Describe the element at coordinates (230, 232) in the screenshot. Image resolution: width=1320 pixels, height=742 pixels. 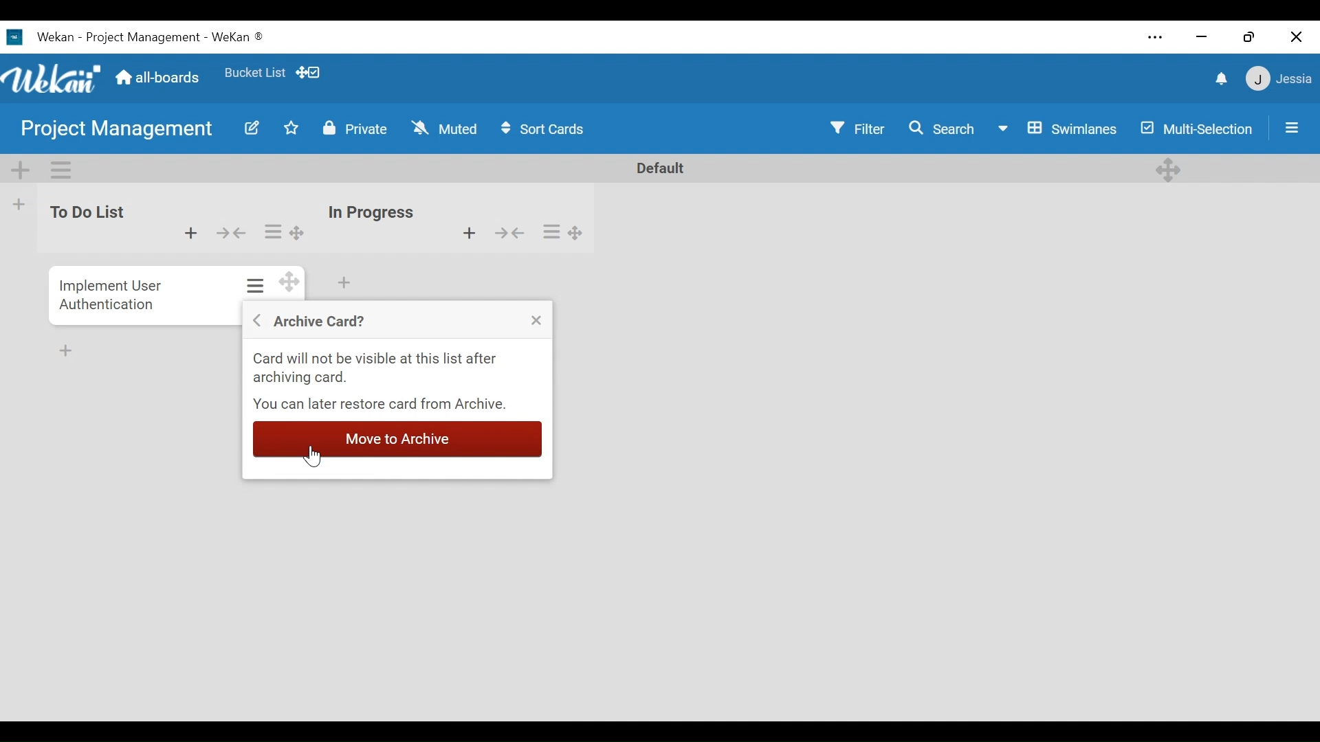
I see `hide/show` at that location.